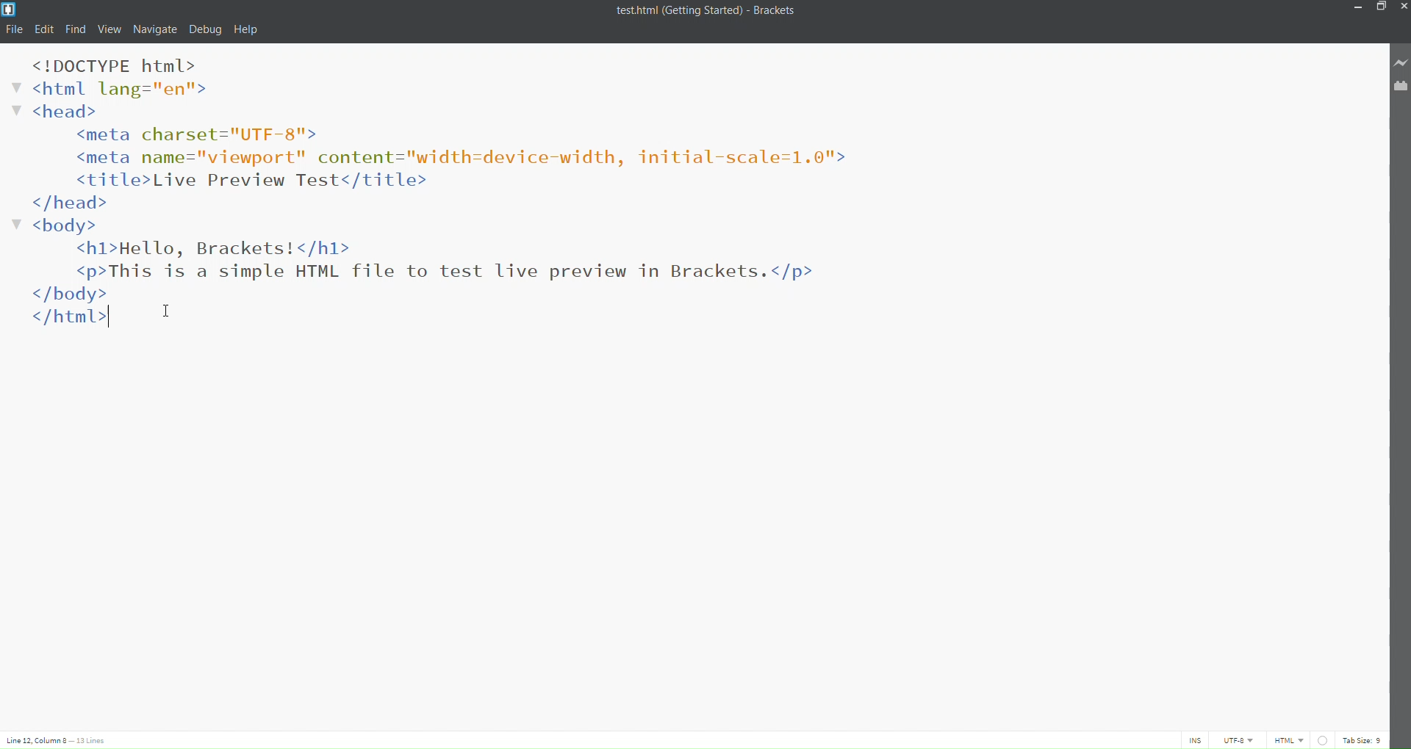 This screenshot has height=749, width=1411. What do you see at coordinates (169, 306) in the screenshot?
I see `cursor` at bounding box center [169, 306].